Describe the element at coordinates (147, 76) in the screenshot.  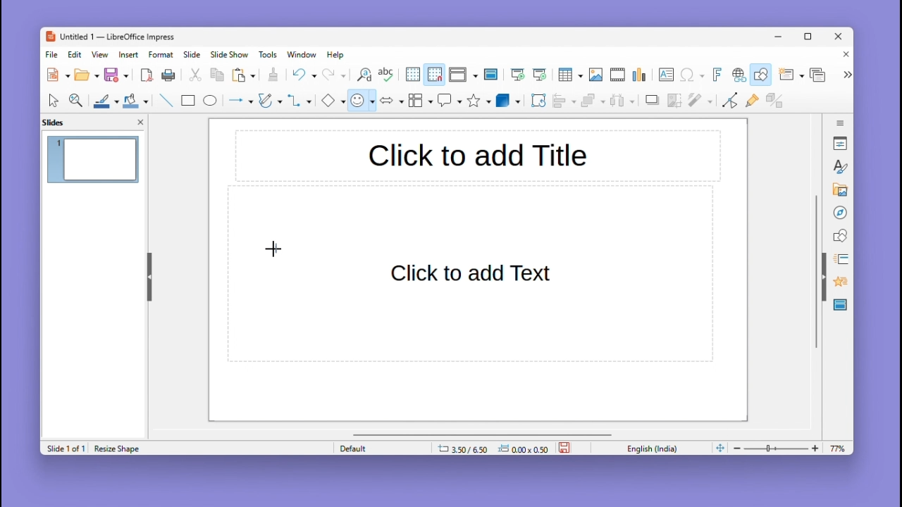
I see `Export as PDF` at that location.